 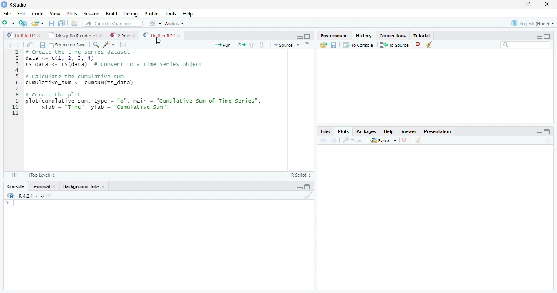 I want to click on workspace panes, so click(x=155, y=25).